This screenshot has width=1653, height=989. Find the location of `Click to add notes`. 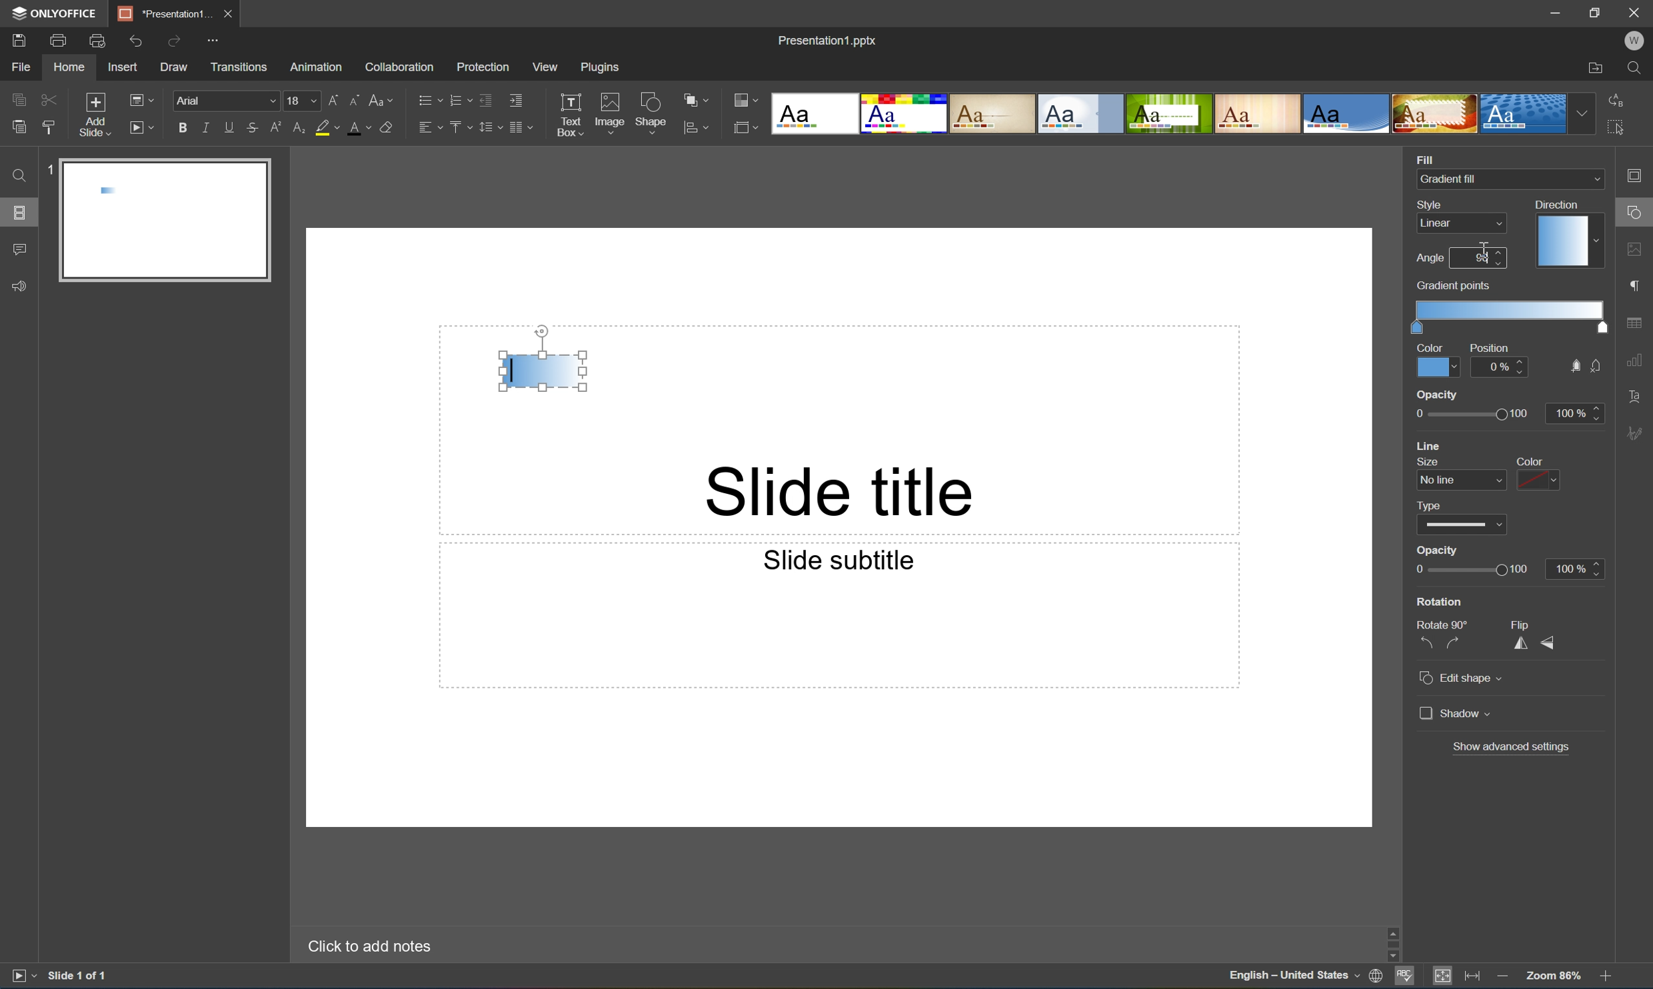

Click to add notes is located at coordinates (367, 944).